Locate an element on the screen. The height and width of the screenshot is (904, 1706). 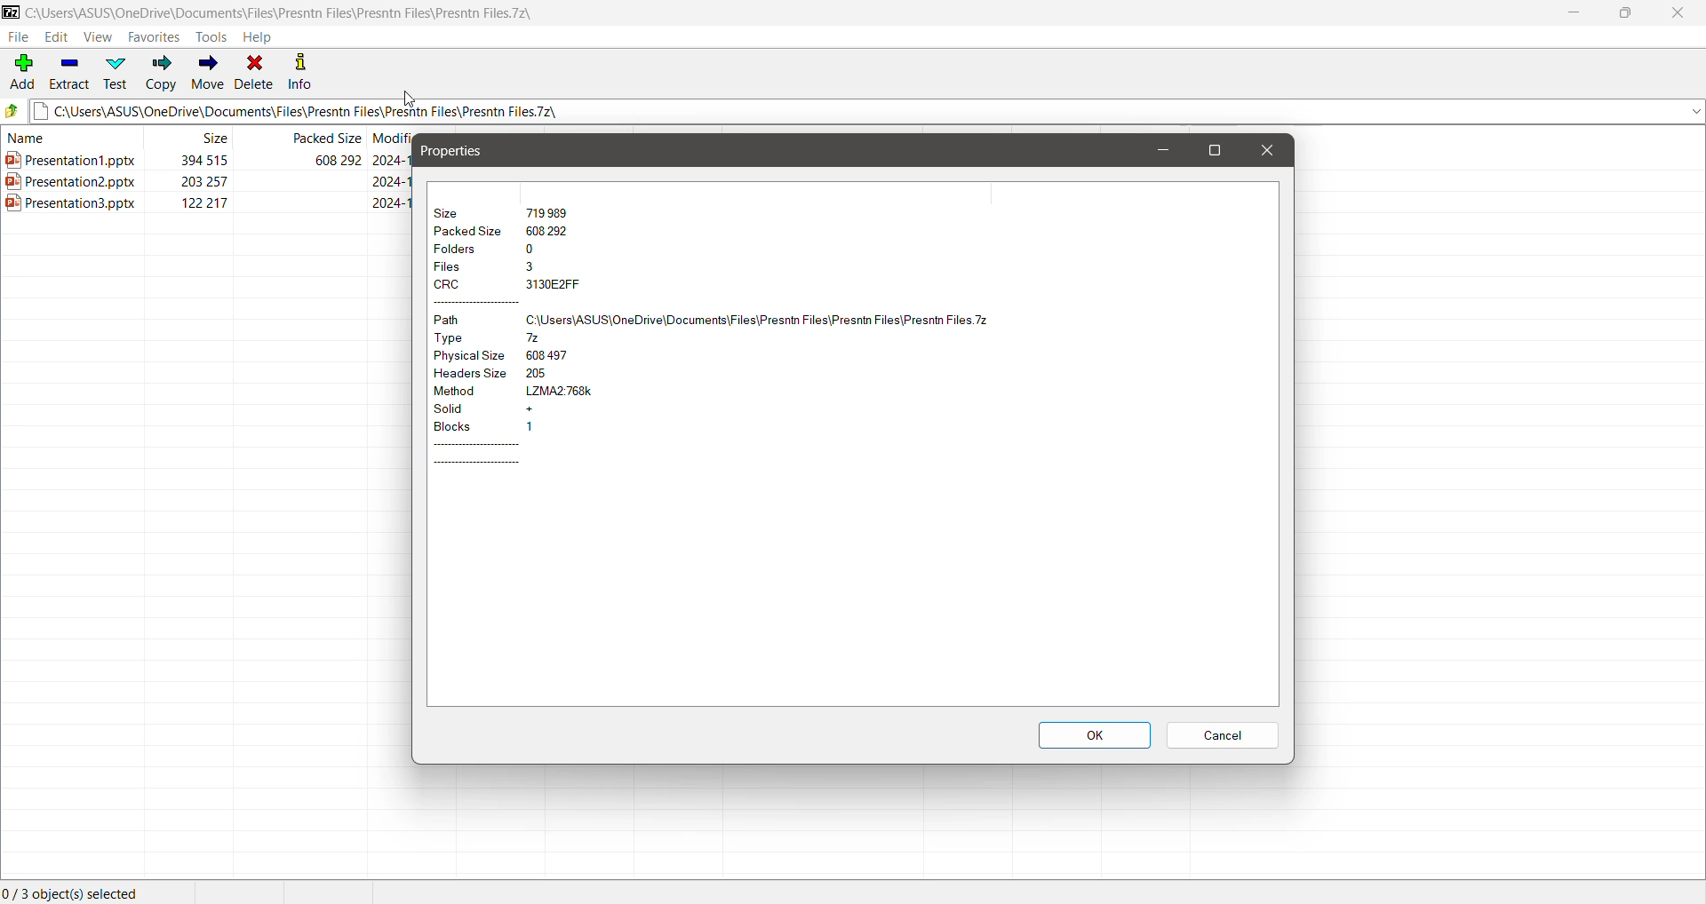
Packed Size is located at coordinates (469, 234).